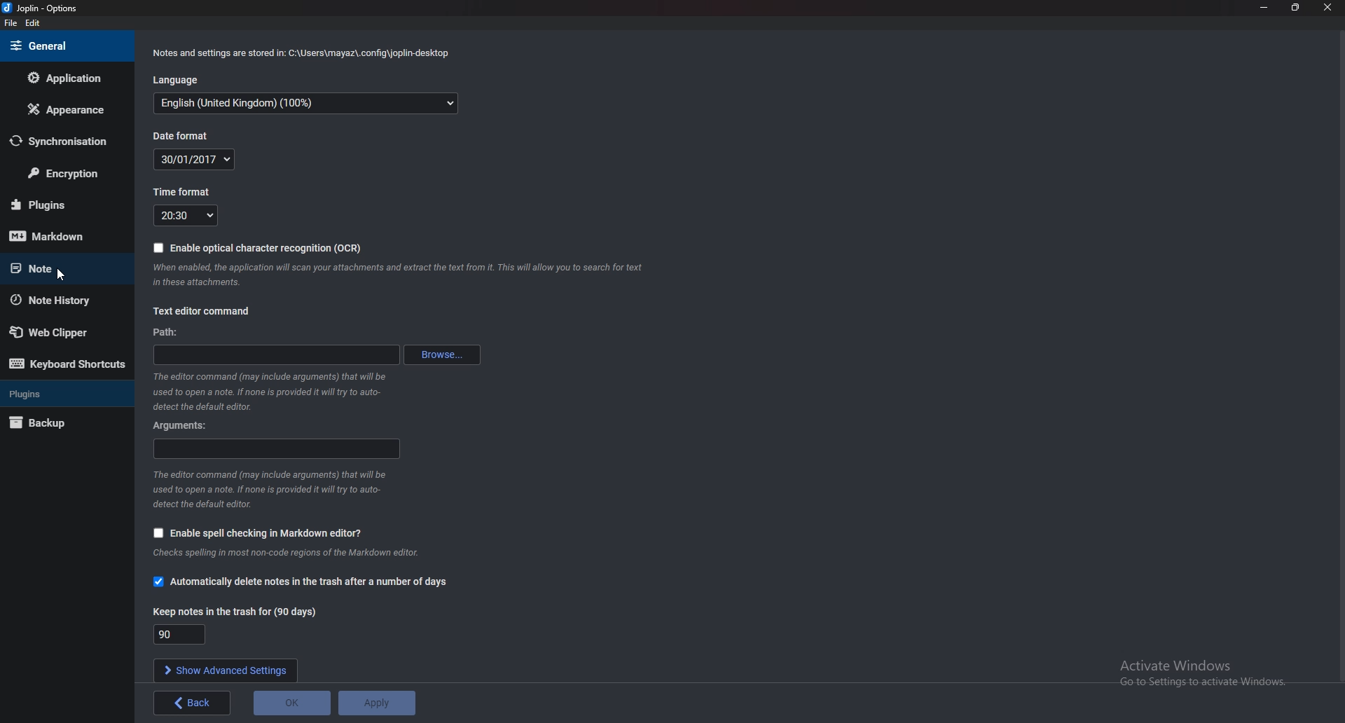 This screenshot has width=1345, height=723. I want to click on Info, so click(268, 392).